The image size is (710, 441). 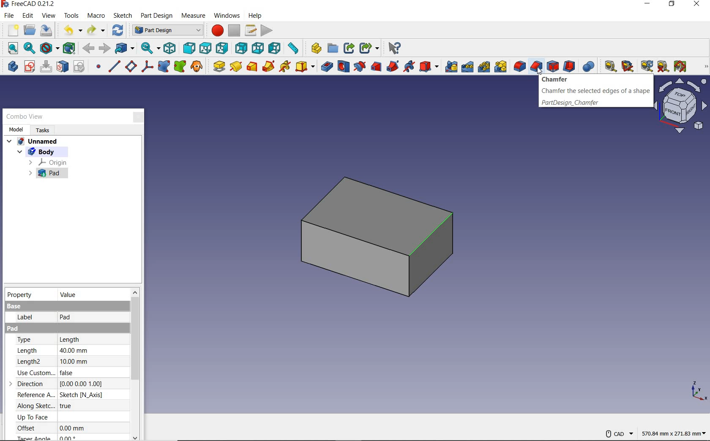 What do you see at coordinates (123, 15) in the screenshot?
I see `sketch` at bounding box center [123, 15].